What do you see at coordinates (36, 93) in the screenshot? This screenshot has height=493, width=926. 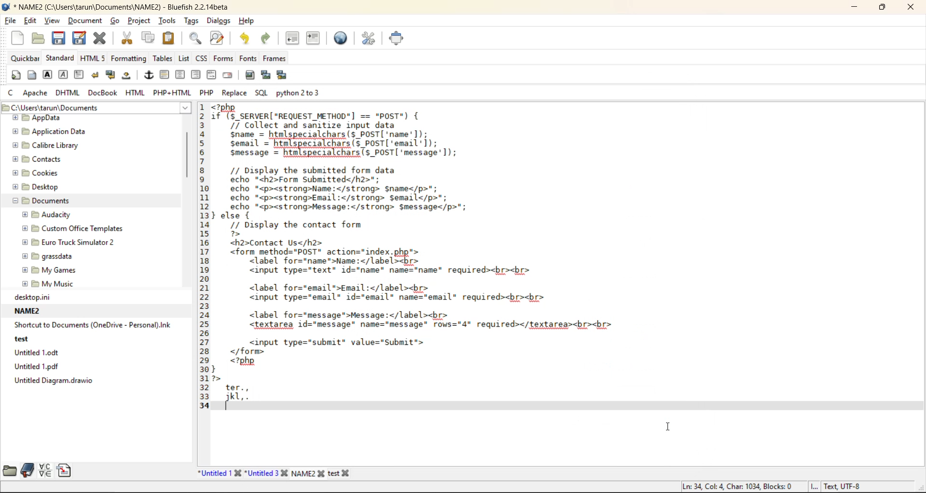 I see `apache` at bounding box center [36, 93].